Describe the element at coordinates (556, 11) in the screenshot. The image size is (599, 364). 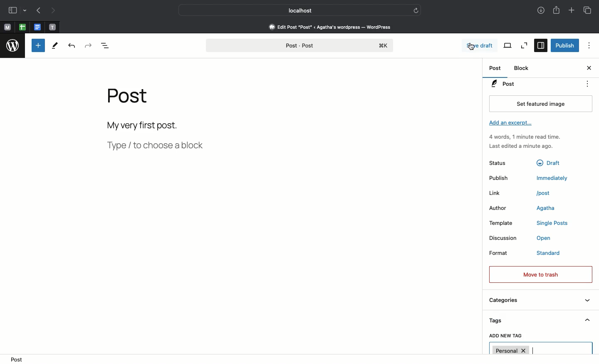
I see `Share` at that location.